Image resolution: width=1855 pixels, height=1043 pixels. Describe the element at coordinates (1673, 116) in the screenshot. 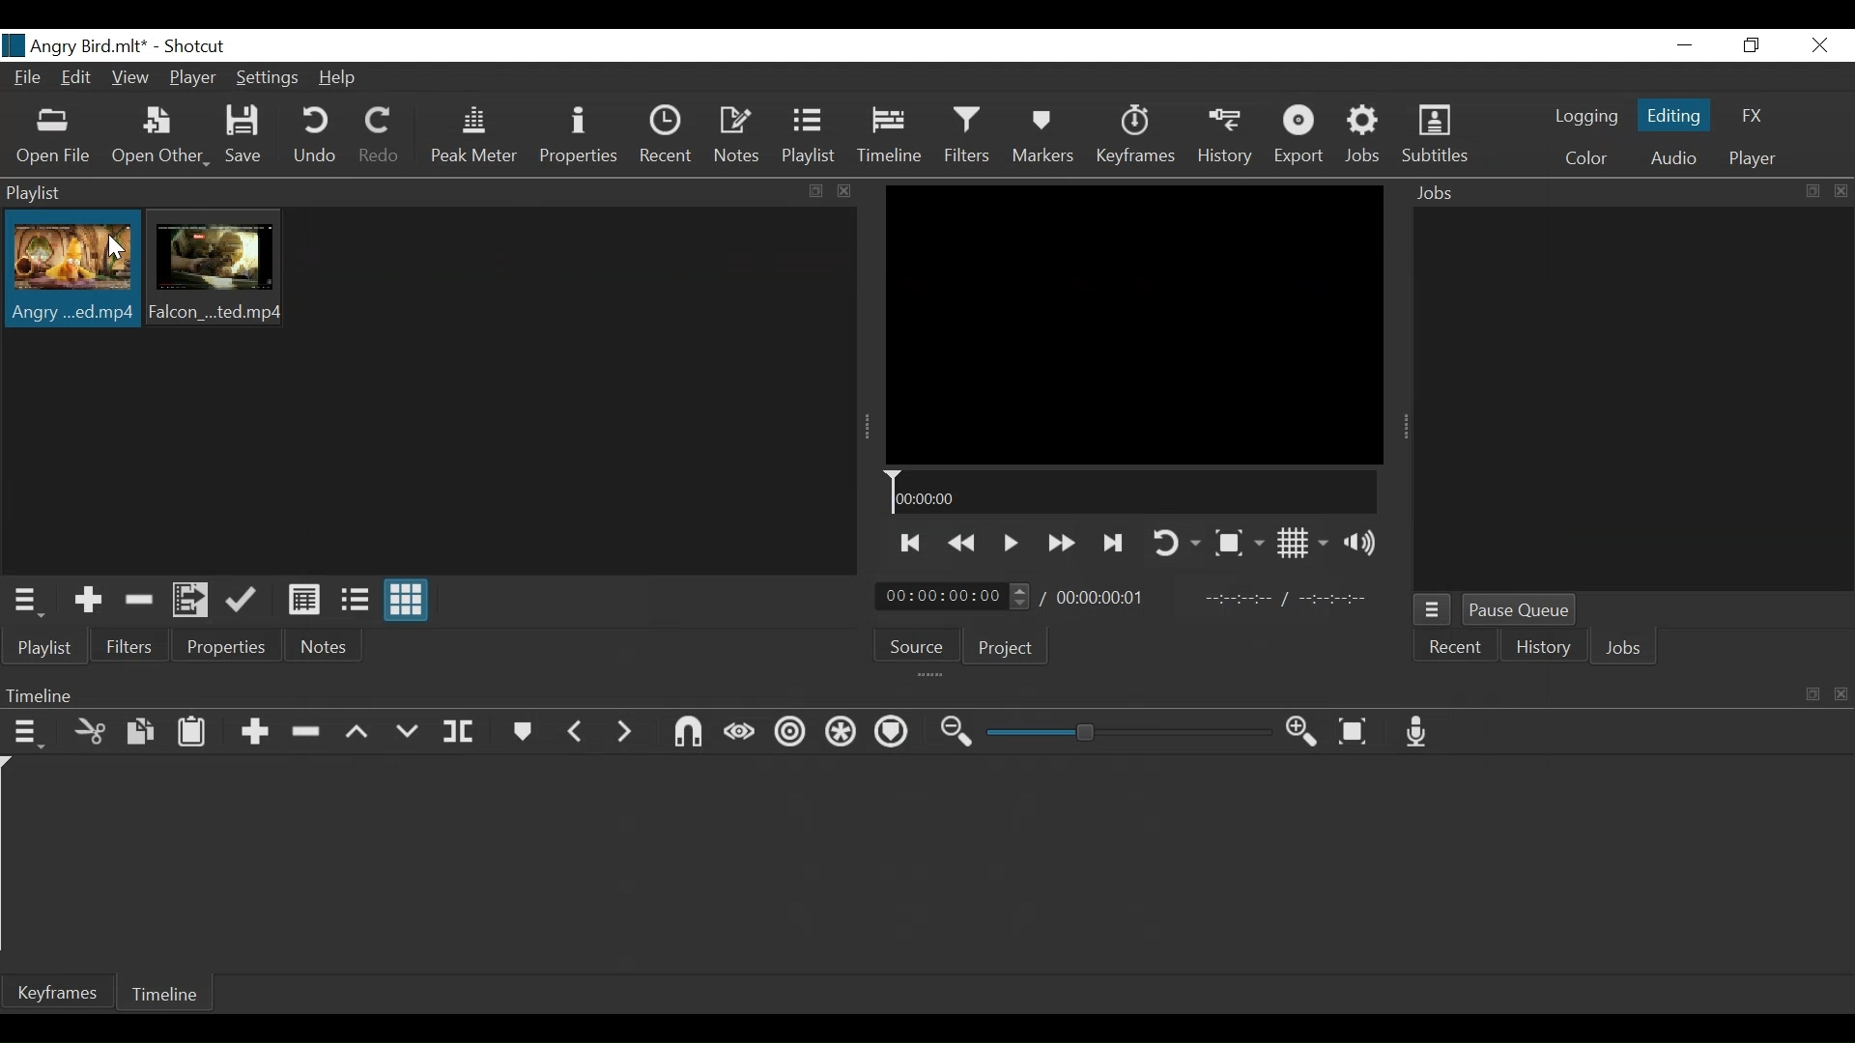

I see `Editing` at that location.